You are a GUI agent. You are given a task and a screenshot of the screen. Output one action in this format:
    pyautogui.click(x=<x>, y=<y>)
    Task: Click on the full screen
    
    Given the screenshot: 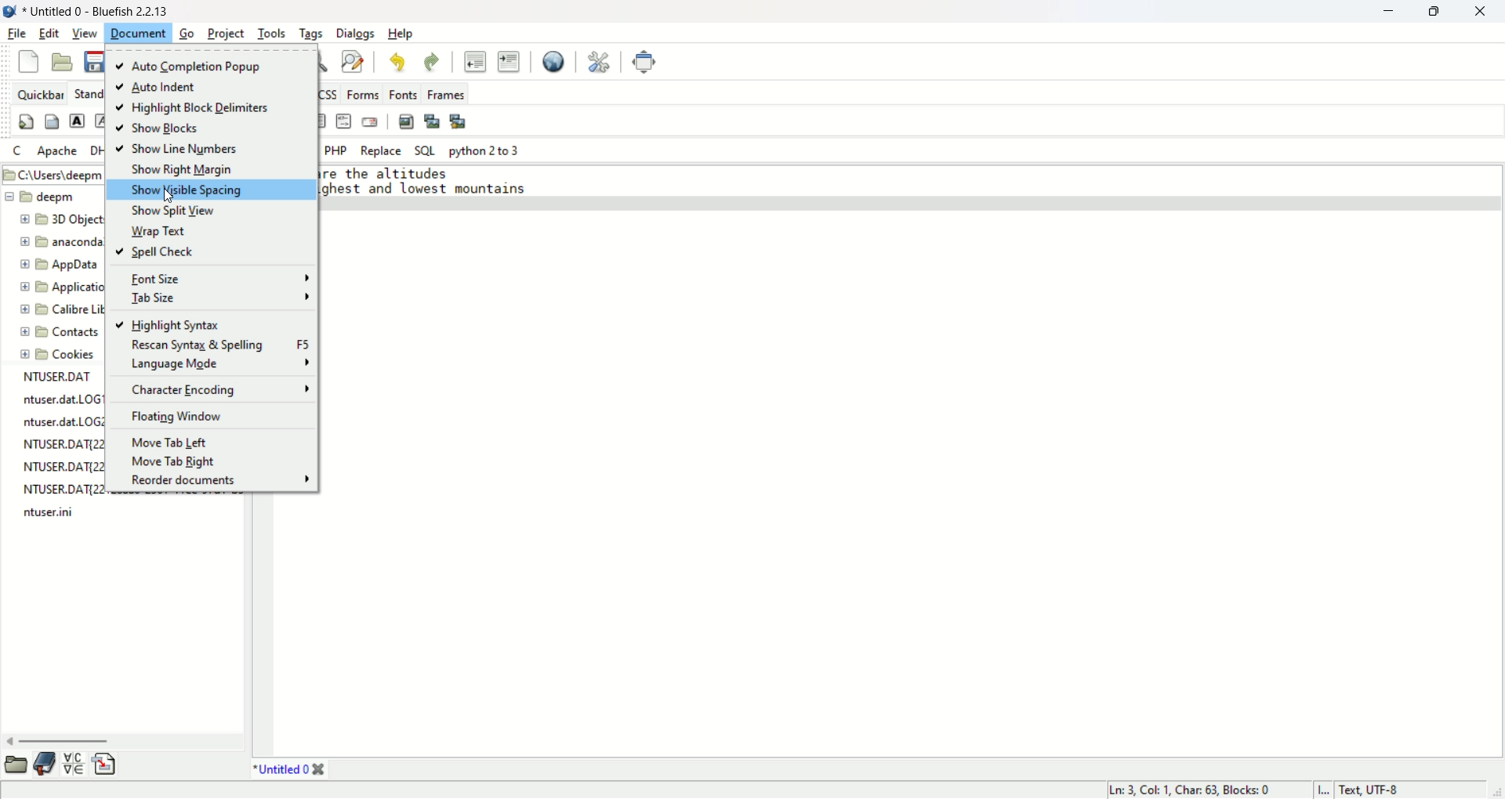 What is the action you would take?
    pyautogui.click(x=641, y=61)
    